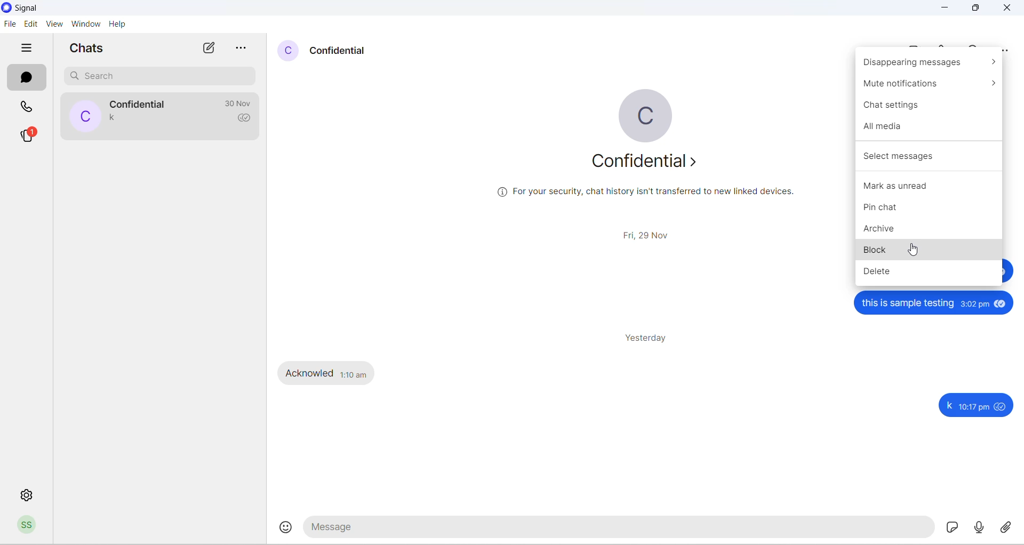 The height and width of the screenshot is (545, 1024). Describe the element at coordinates (651, 197) in the screenshot. I see `security related text` at that location.